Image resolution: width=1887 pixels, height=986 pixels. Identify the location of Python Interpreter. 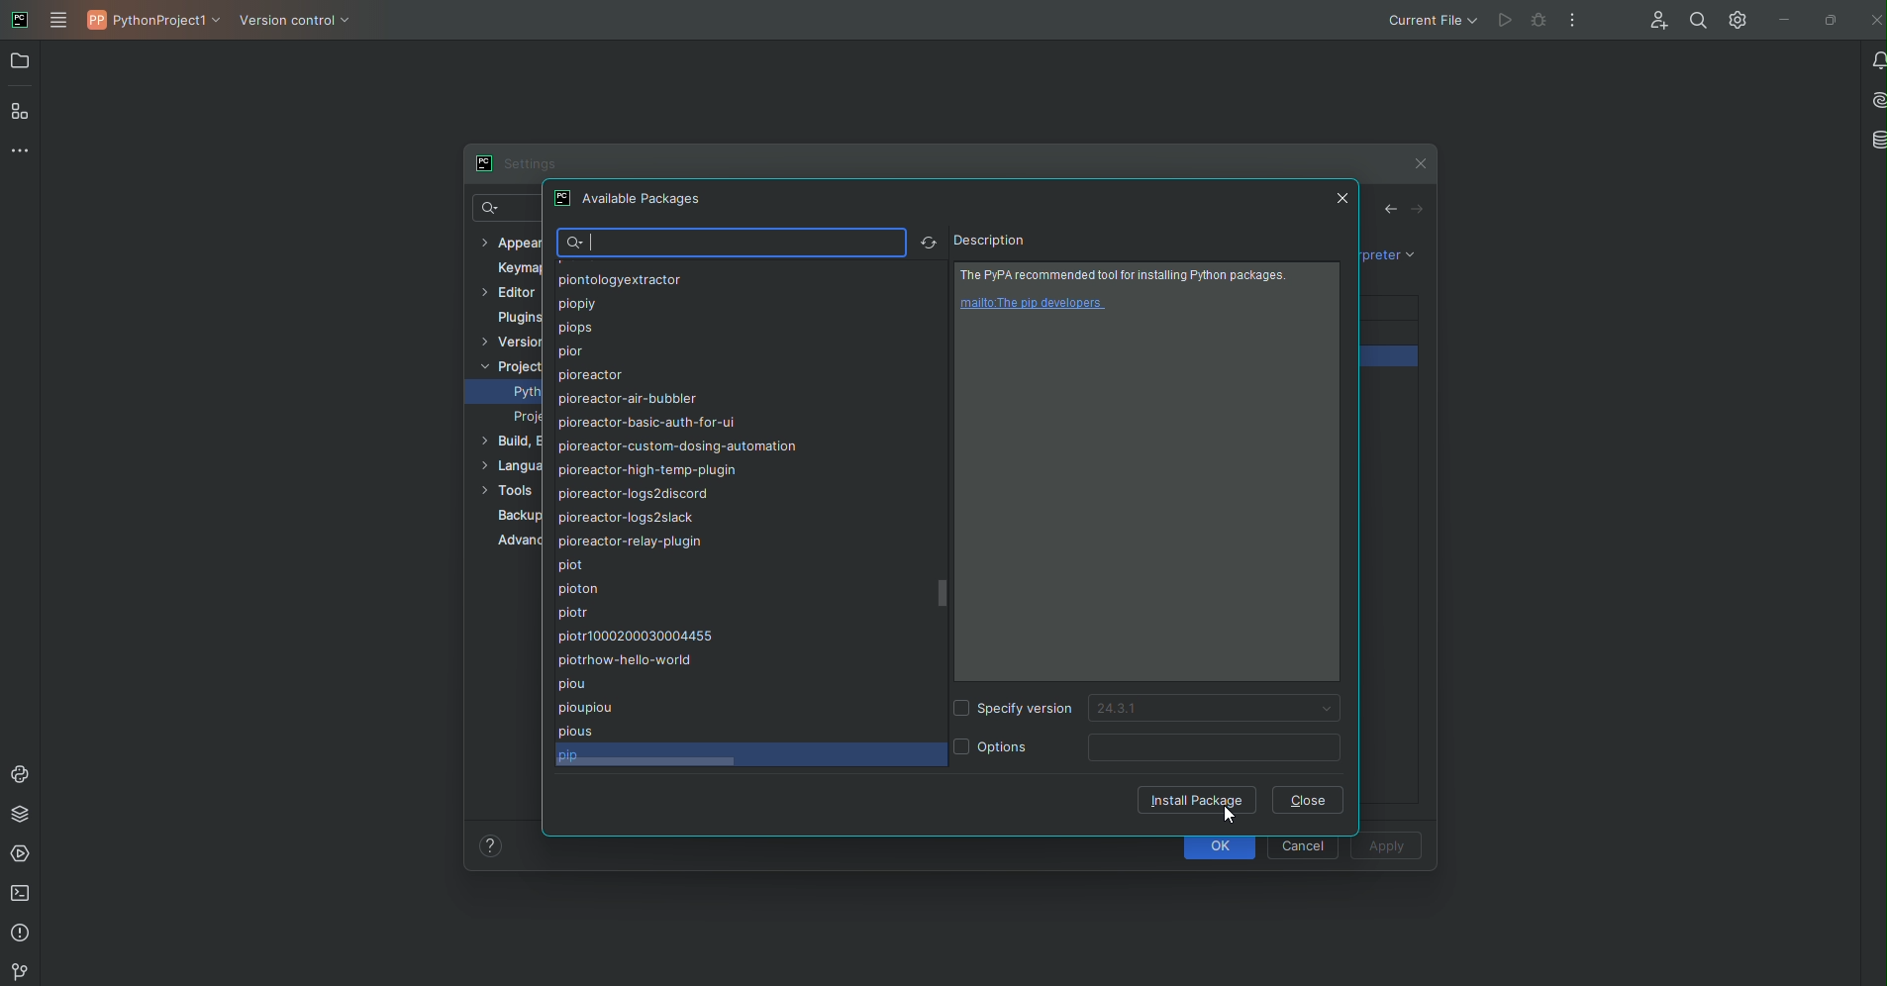
(527, 393).